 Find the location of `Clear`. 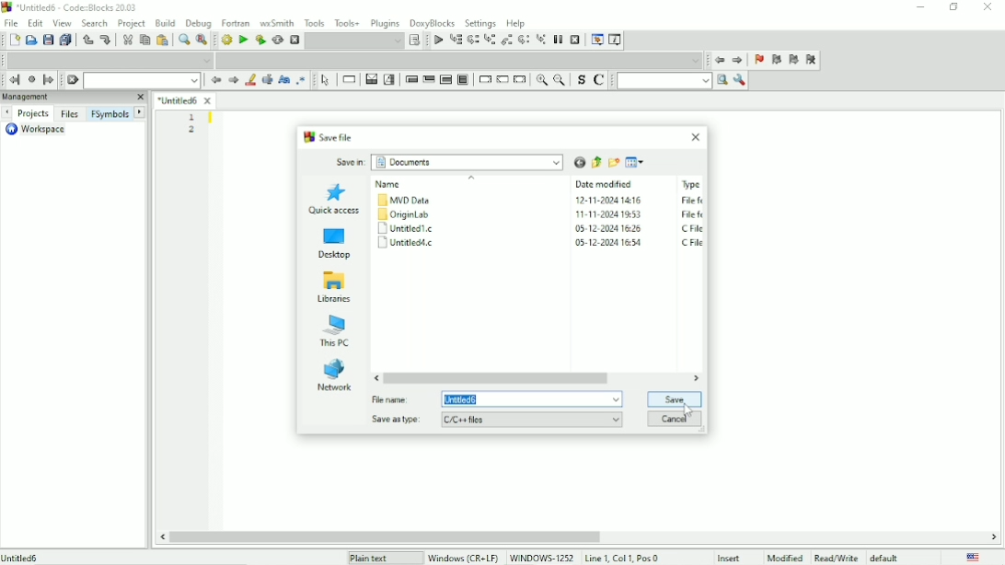

Clear is located at coordinates (73, 80).